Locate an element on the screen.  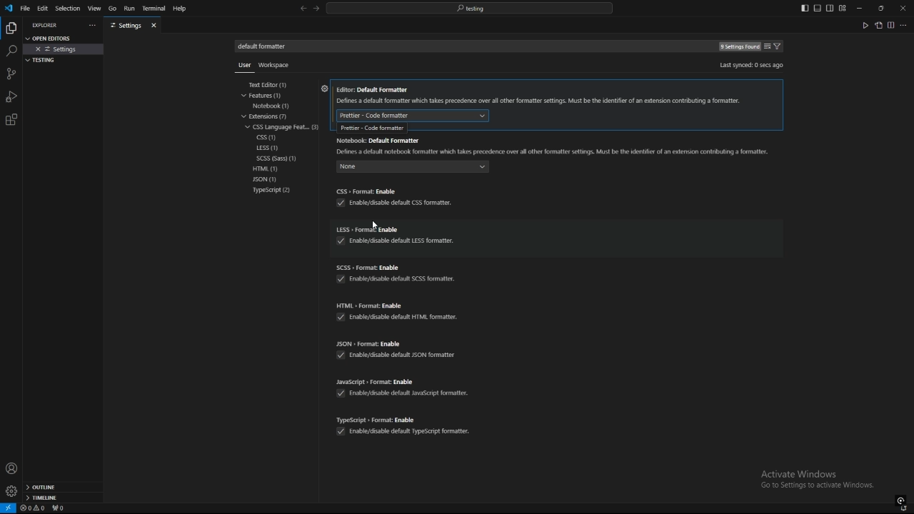
 is located at coordinates (241, 68).